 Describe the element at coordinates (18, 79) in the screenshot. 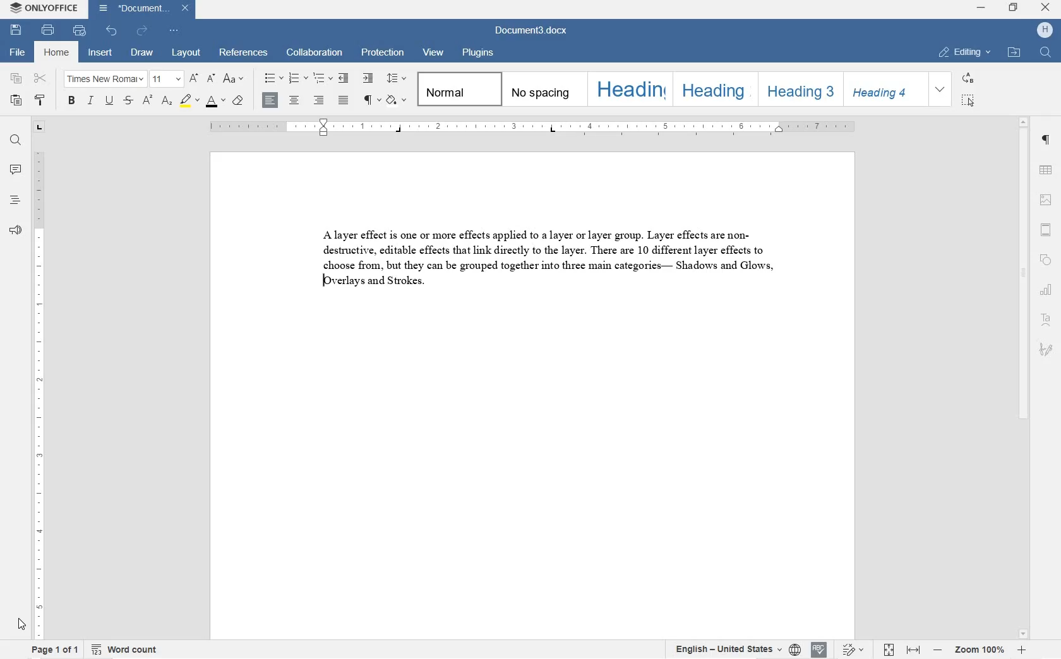

I see `copy` at that location.